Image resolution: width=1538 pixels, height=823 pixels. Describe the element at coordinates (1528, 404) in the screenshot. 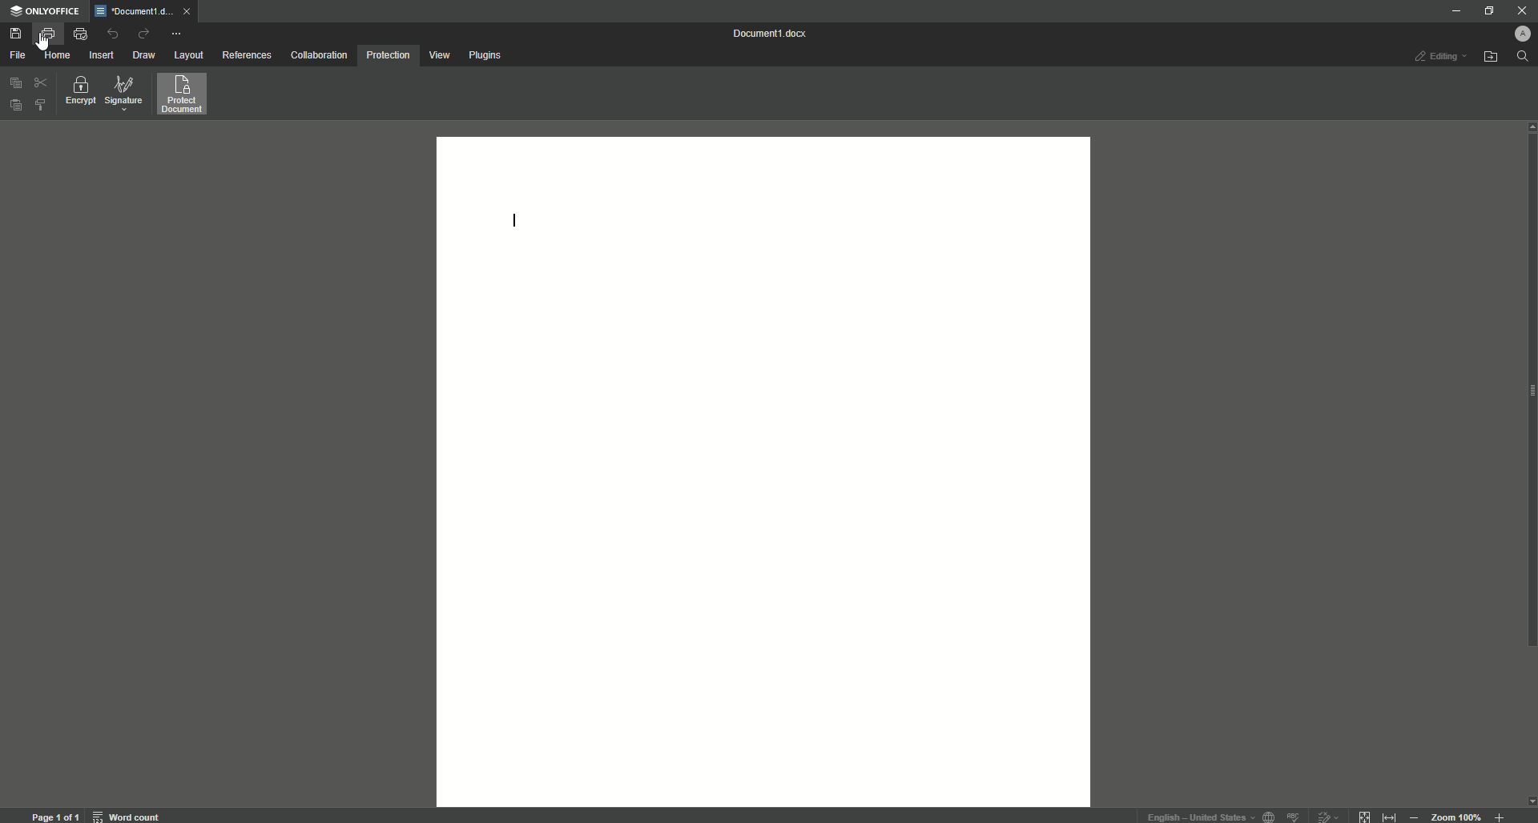

I see `scroll bar` at that location.